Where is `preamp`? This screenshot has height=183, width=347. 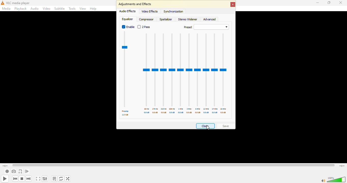
preamp is located at coordinates (125, 111).